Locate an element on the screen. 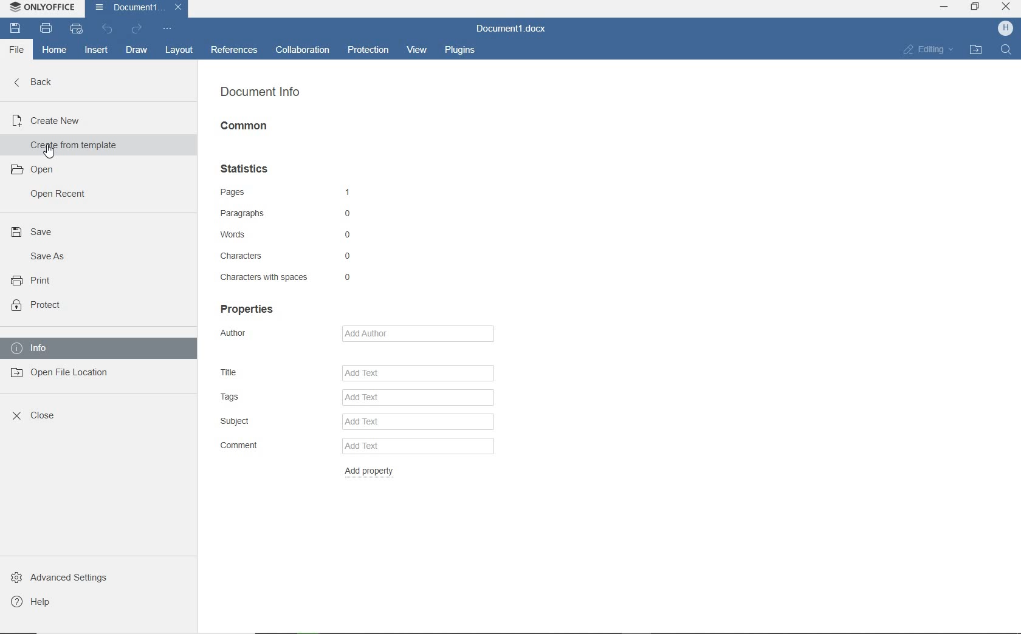 This screenshot has height=634, width=1021. tags is located at coordinates (359, 397).